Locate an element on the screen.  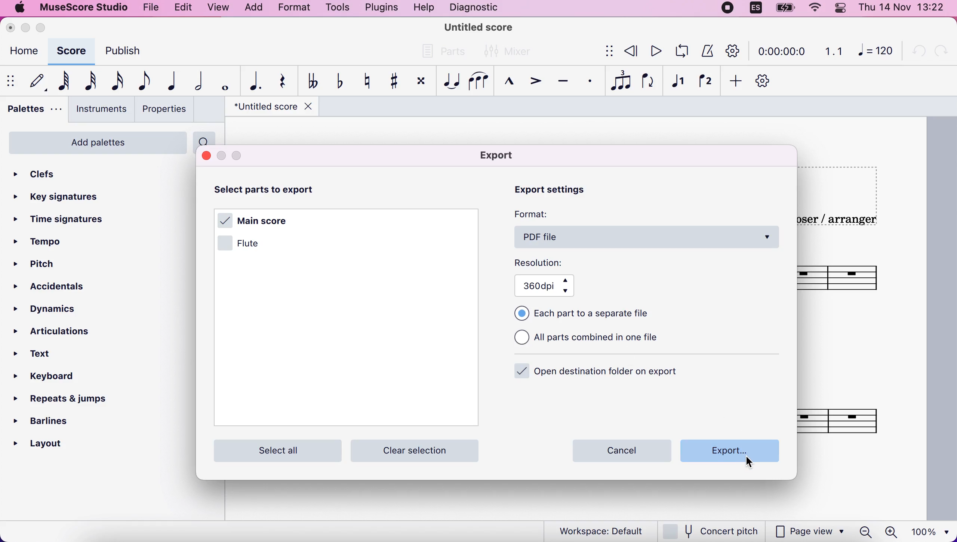
publish is located at coordinates (126, 50).